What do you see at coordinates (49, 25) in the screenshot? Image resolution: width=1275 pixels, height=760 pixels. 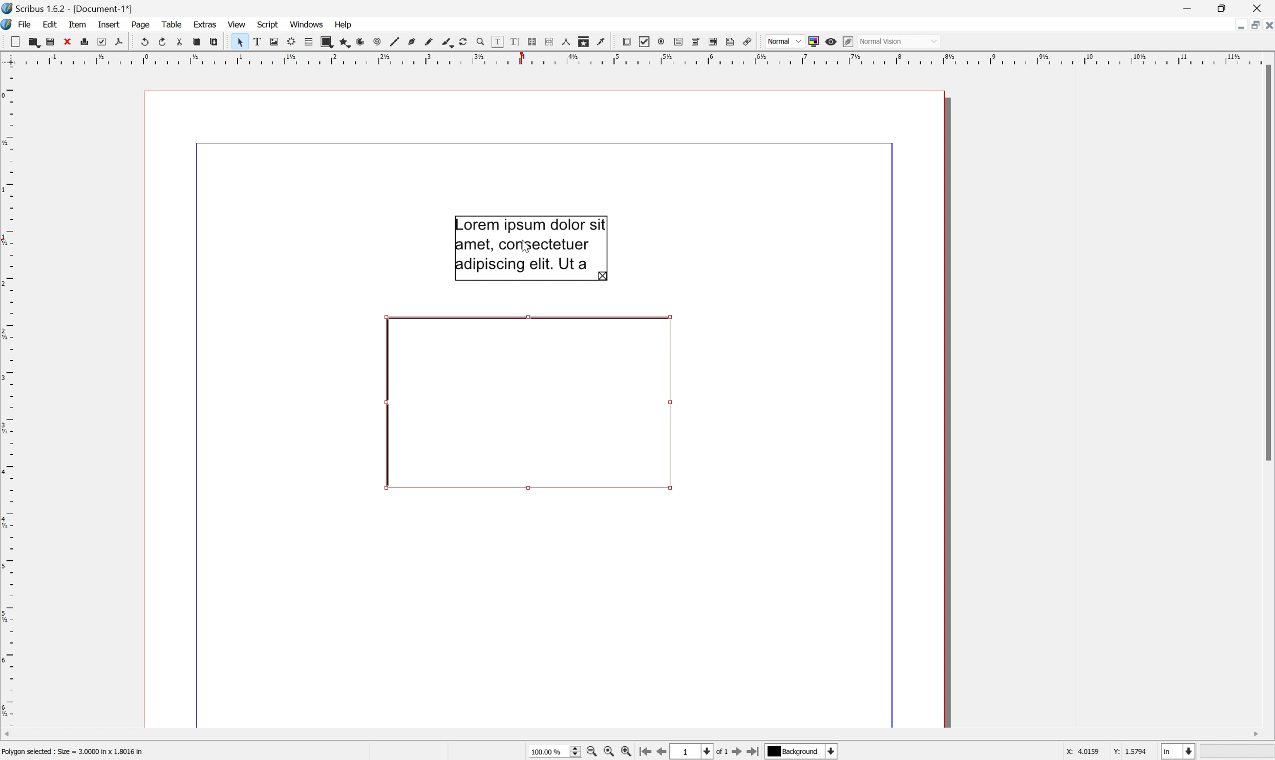 I see `Edit` at bounding box center [49, 25].